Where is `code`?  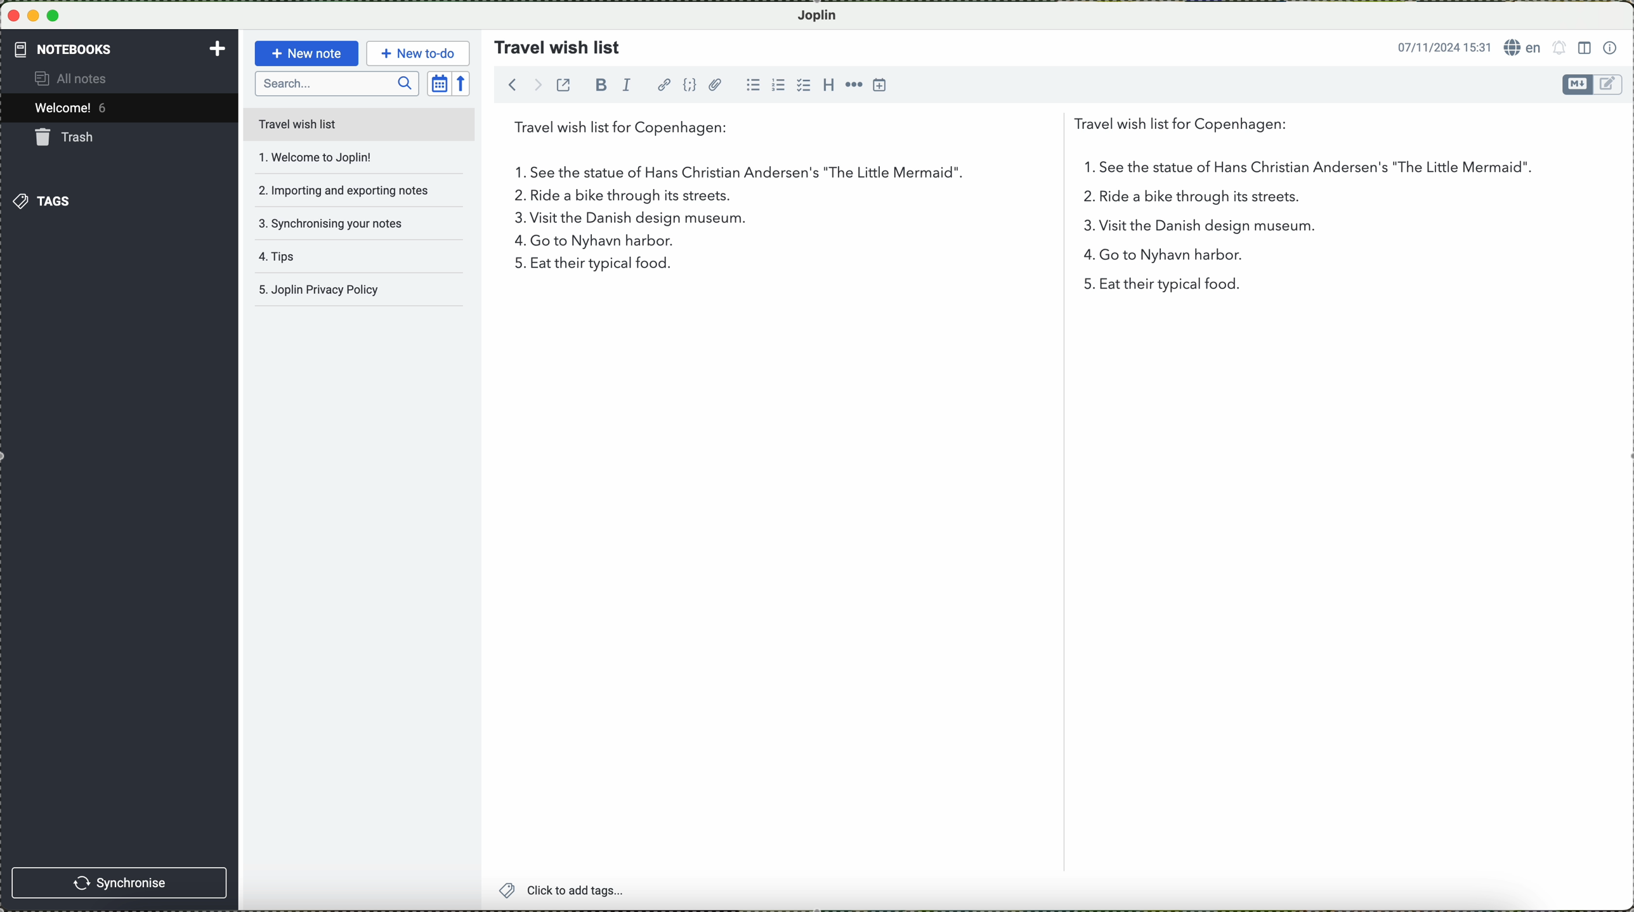
code is located at coordinates (691, 85).